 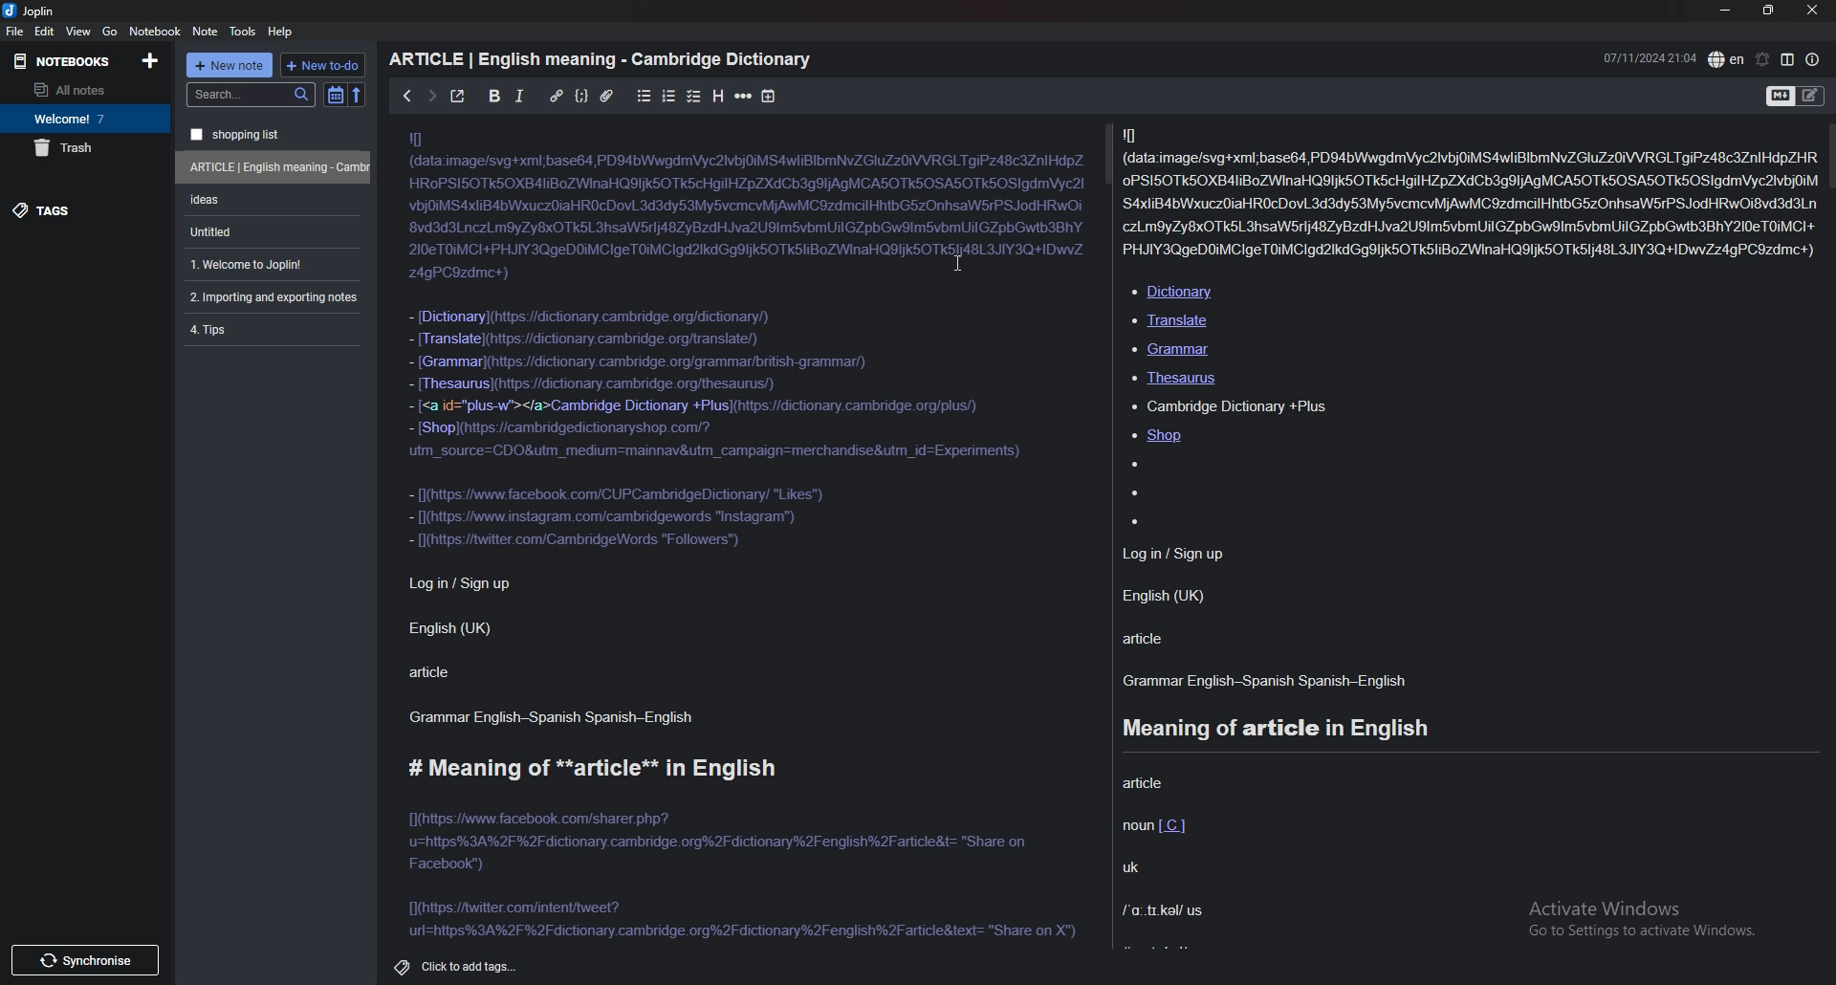 What do you see at coordinates (581, 98) in the screenshot?
I see `code` at bounding box center [581, 98].